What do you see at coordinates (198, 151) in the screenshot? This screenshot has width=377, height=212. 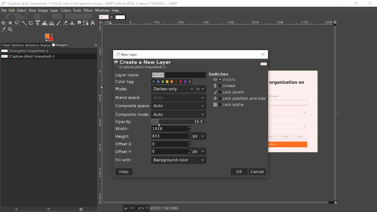 I see `Offset units` at bounding box center [198, 151].